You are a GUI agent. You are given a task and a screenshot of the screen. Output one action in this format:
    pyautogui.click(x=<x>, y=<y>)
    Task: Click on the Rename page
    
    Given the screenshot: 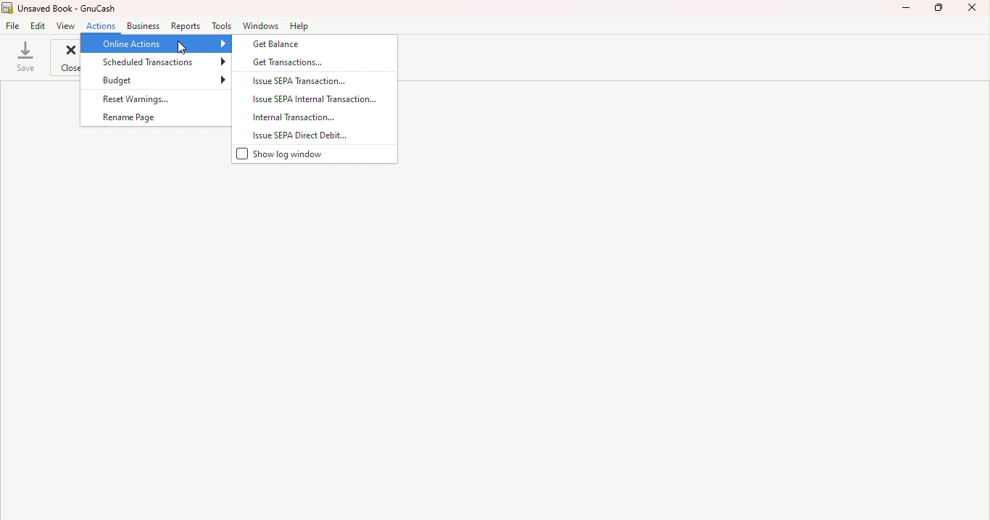 What is the action you would take?
    pyautogui.click(x=153, y=117)
    